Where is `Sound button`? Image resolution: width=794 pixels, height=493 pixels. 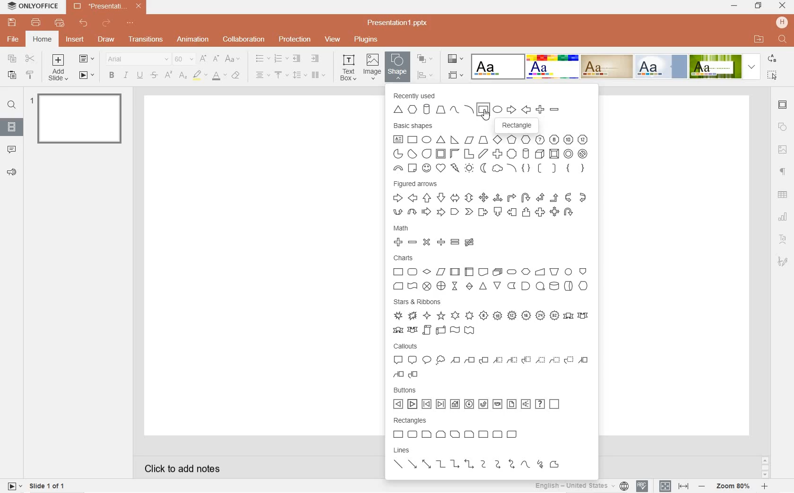
Sound button is located at coordinates (526, 405).